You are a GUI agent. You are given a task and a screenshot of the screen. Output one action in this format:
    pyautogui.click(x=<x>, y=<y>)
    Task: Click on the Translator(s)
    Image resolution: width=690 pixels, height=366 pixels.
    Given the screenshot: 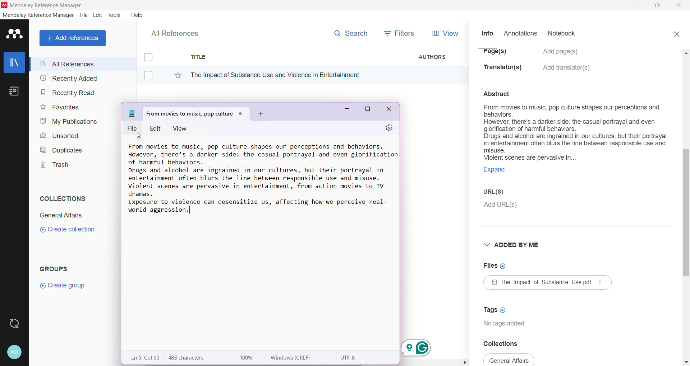 What is the action you would take?
    pyautogui.click(x=505, y=71)
    